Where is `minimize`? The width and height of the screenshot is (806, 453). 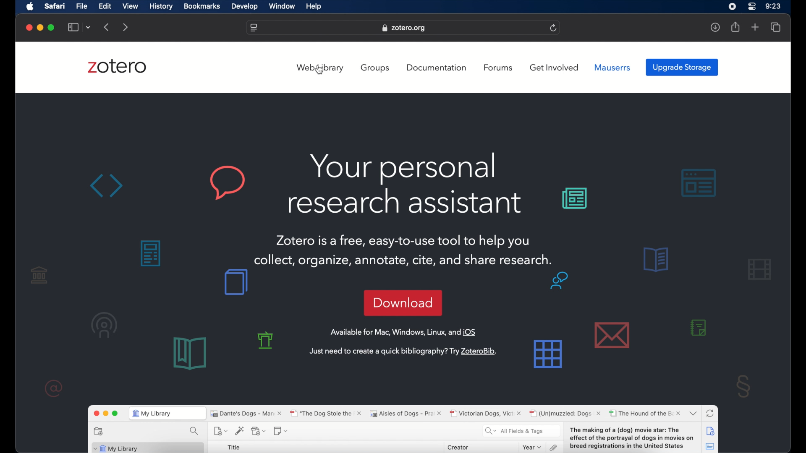
minimize is located at coordinates (39, 28).